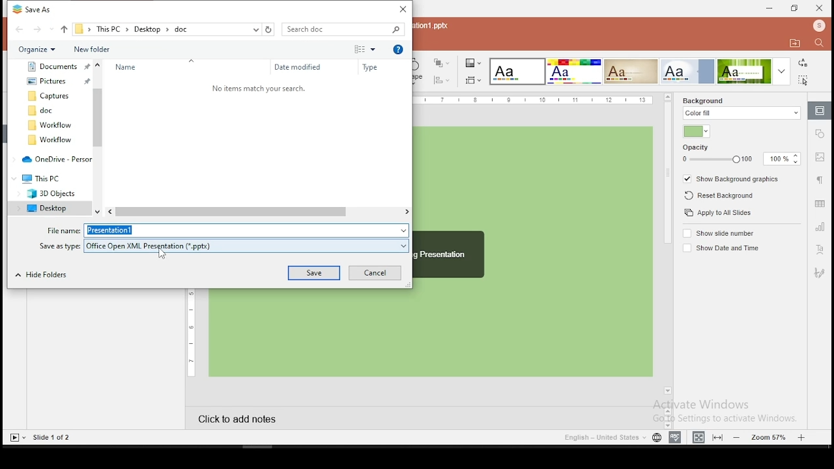  I want to click on Date Modified, so click(298, 66).